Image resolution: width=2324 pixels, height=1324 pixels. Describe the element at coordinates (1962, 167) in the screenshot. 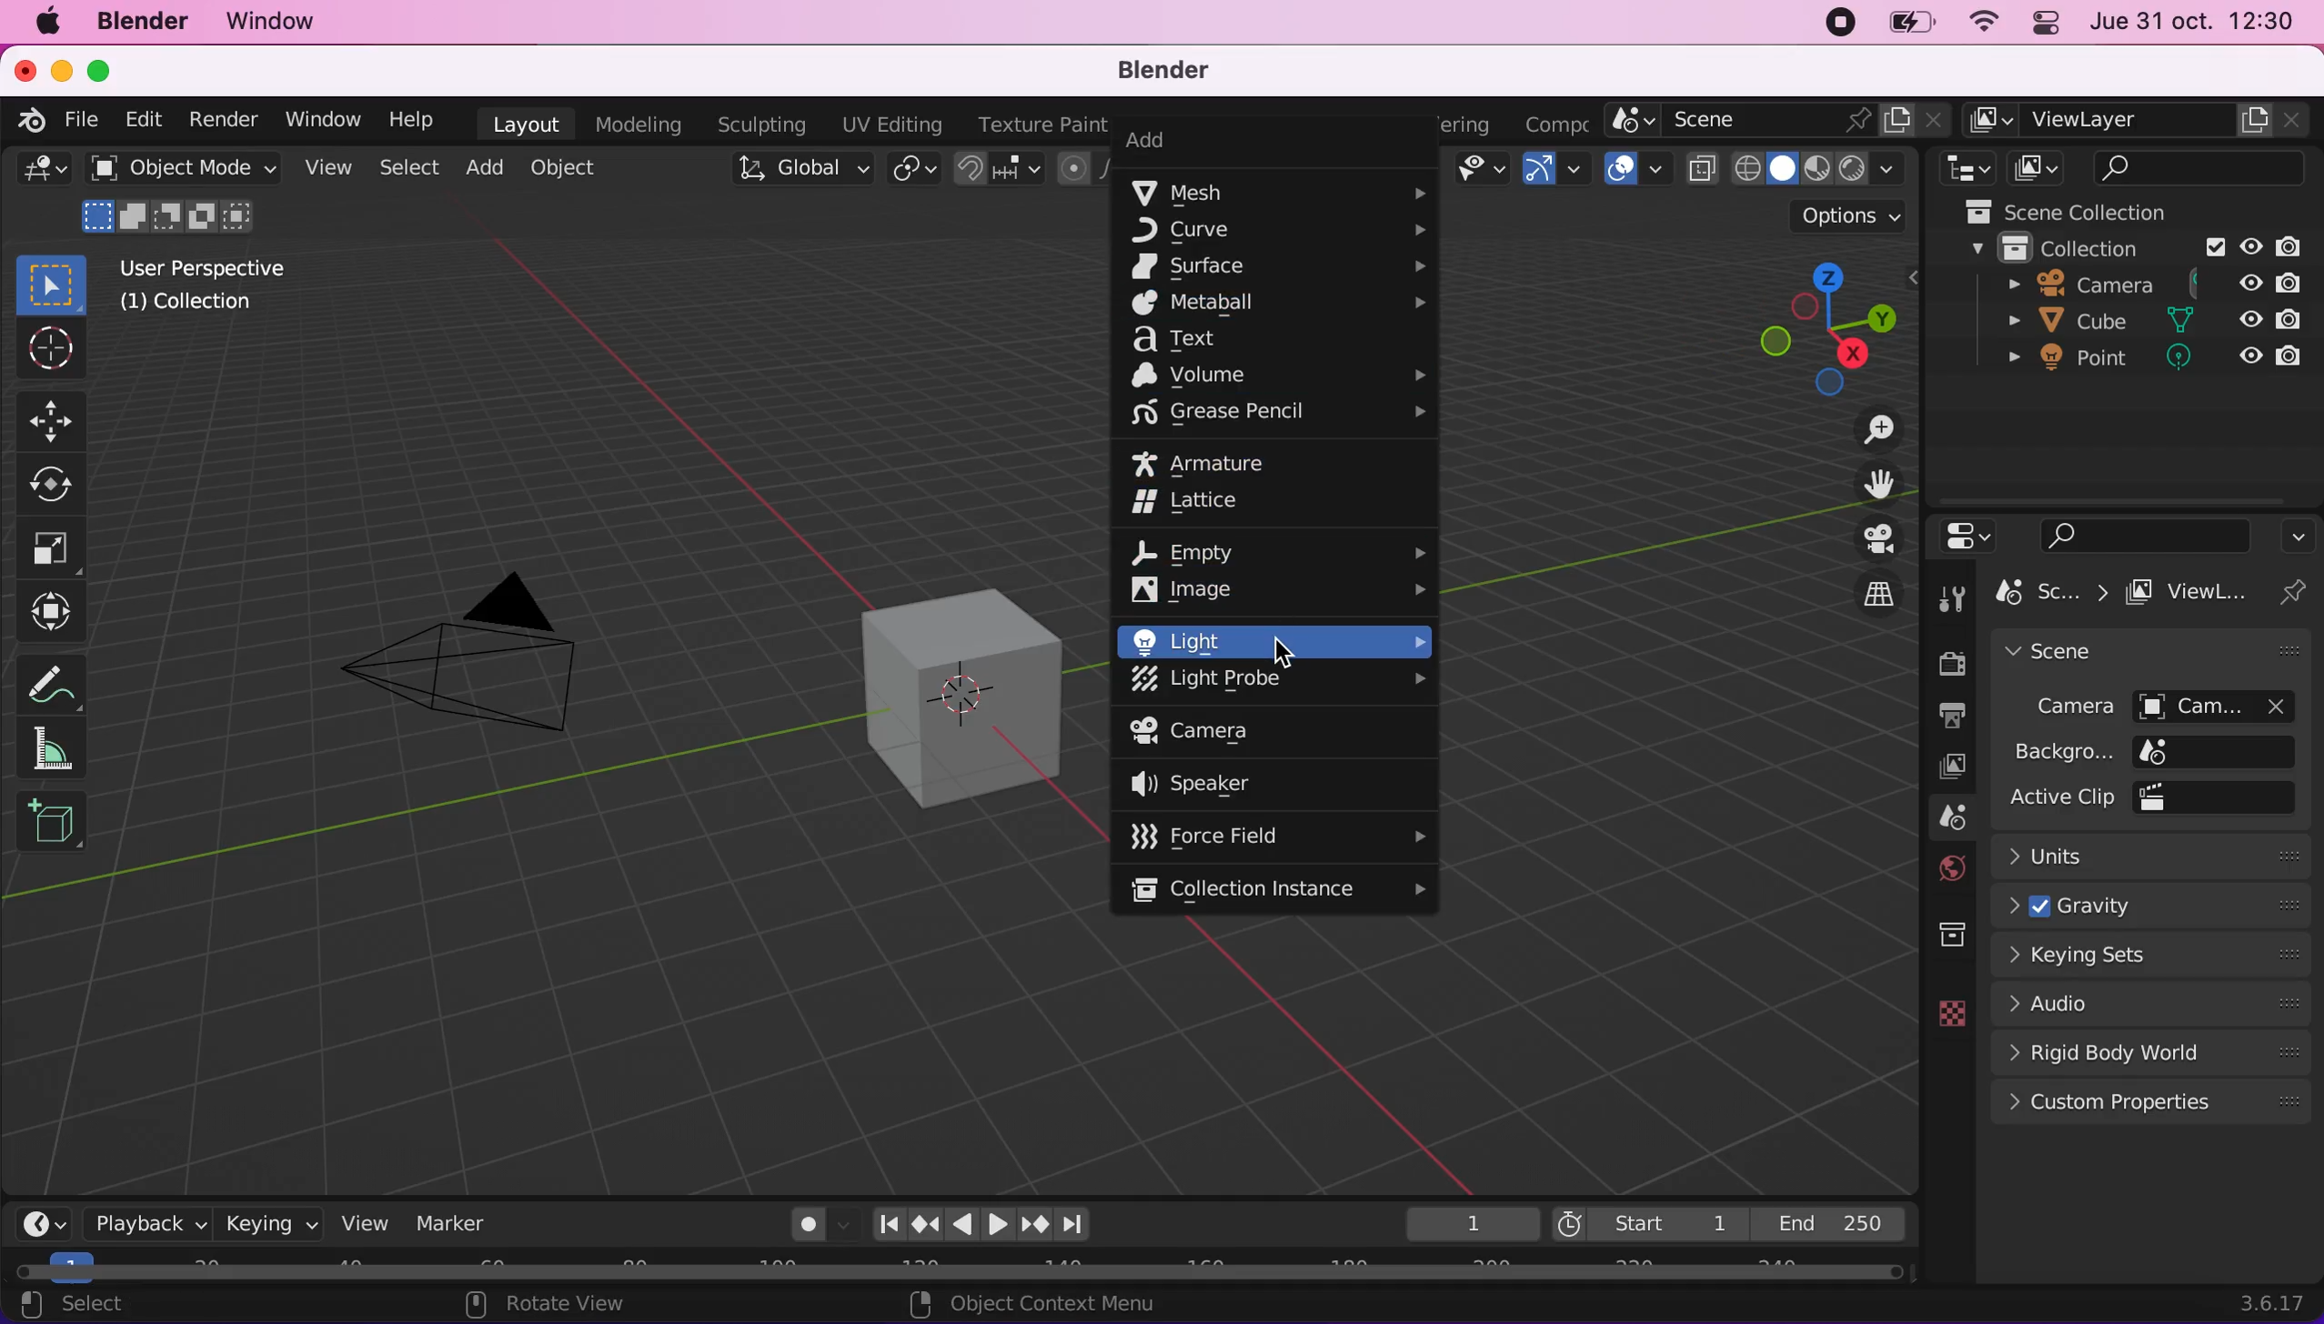

I see `editor type` at that location.